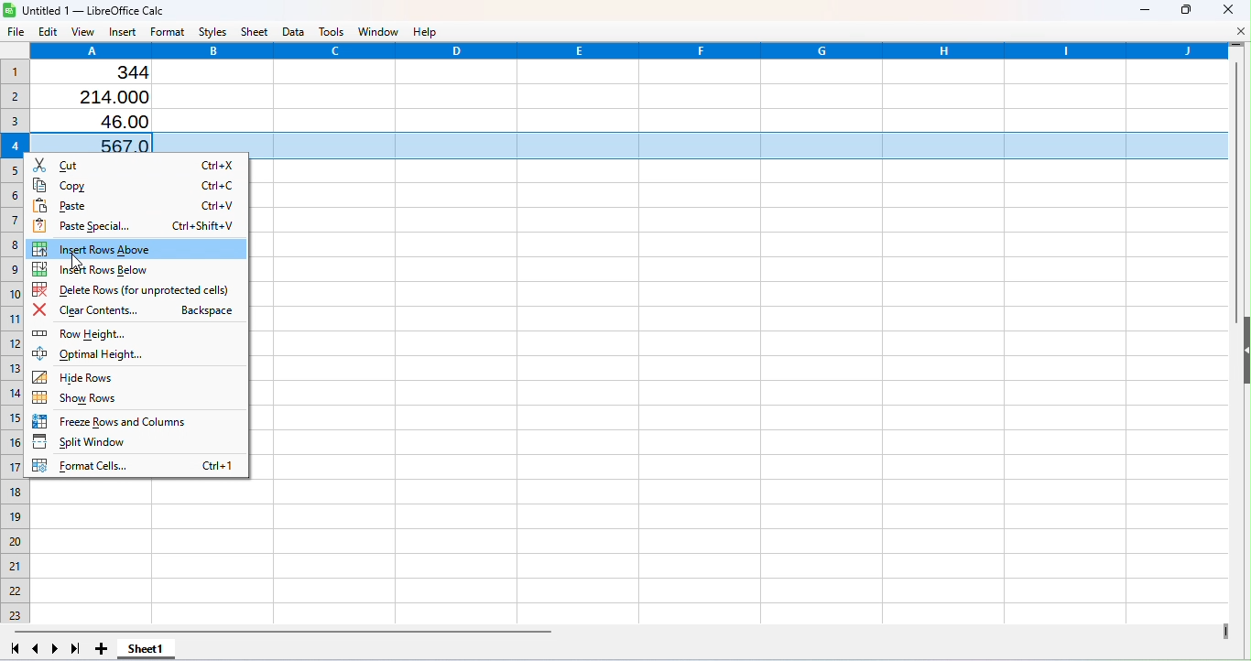  Describe the element at coordinates (84, 33) in the screenshot. I see `View` at that location.